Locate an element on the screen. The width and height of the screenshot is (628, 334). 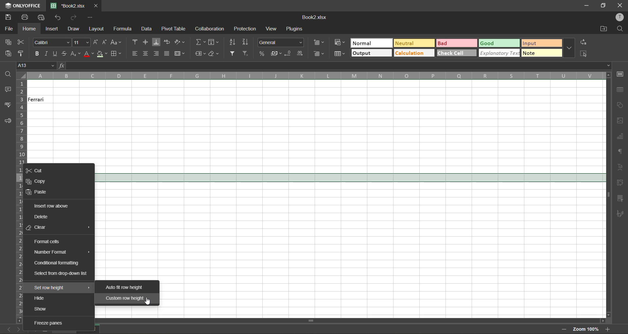
conditional formatting is located at coordinates (58, 263).